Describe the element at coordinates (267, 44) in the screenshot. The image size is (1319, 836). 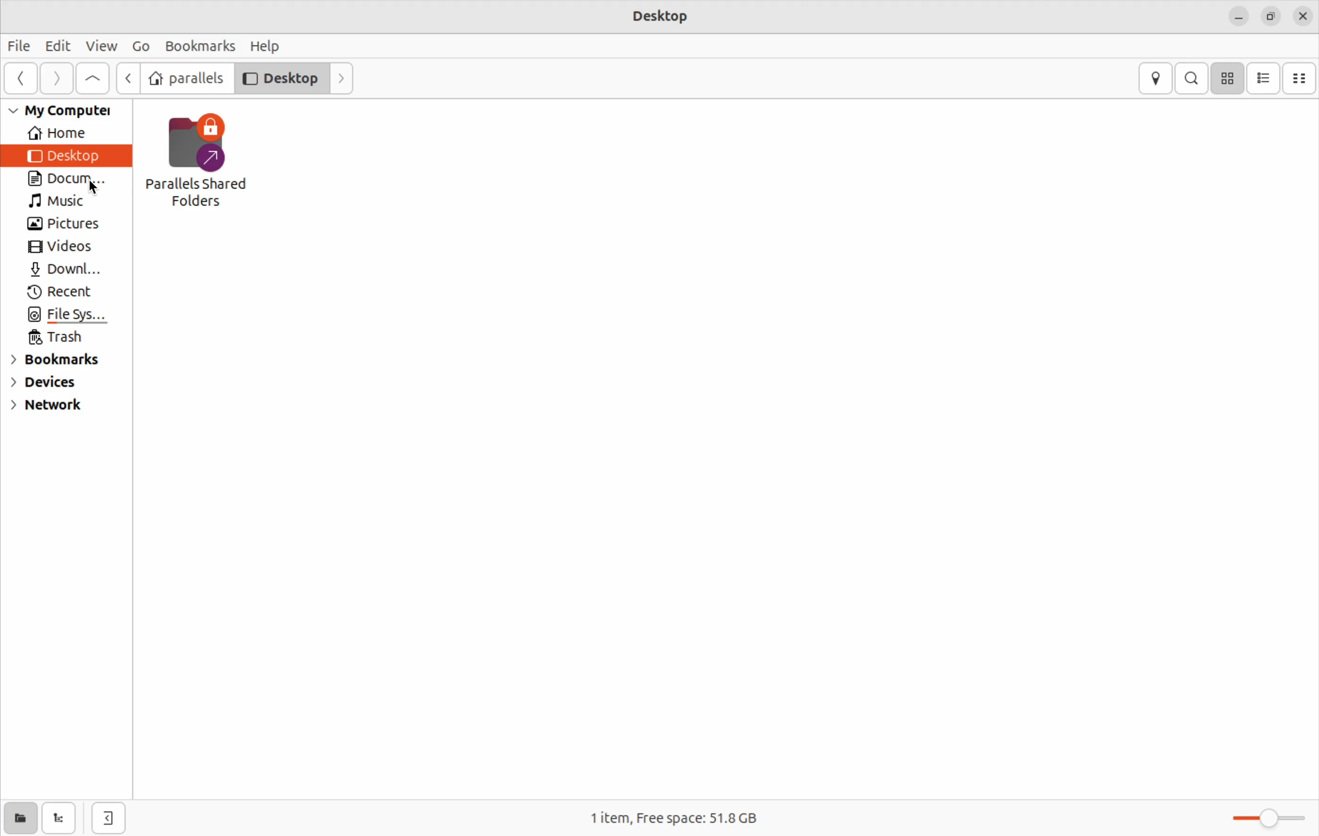
I see `Help` at that location.